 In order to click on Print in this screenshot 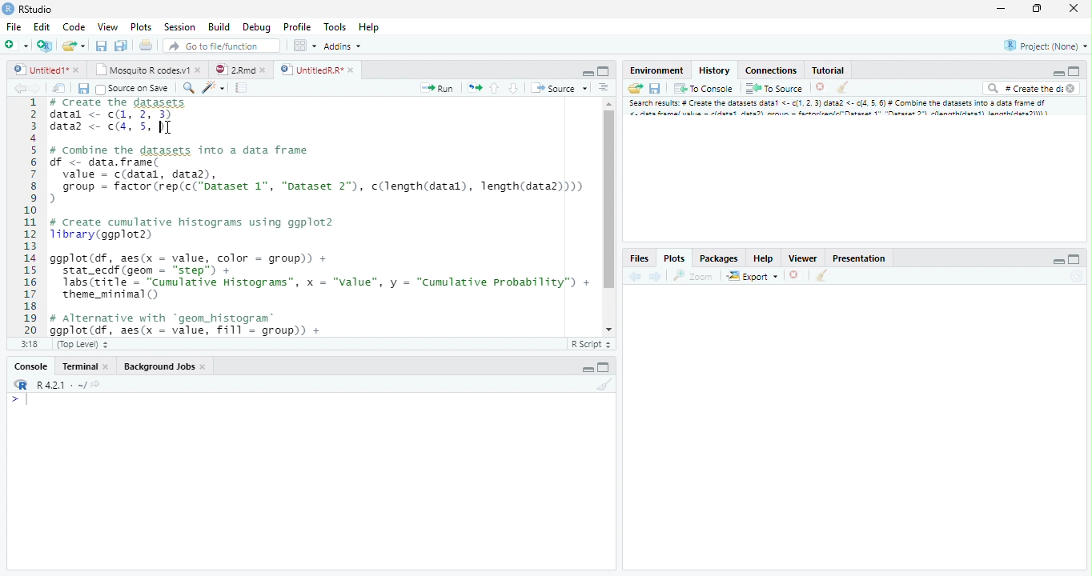, I will do `click(148, 46)`.